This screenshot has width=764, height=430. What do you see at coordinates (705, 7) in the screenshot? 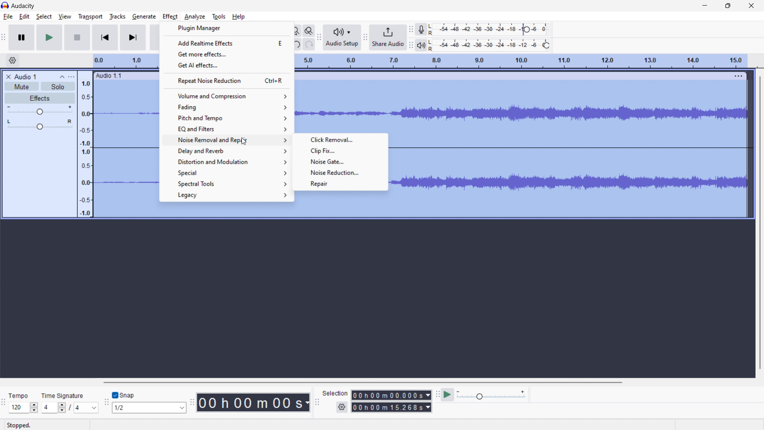
I see `minimize` at bounding box center [705, 7].